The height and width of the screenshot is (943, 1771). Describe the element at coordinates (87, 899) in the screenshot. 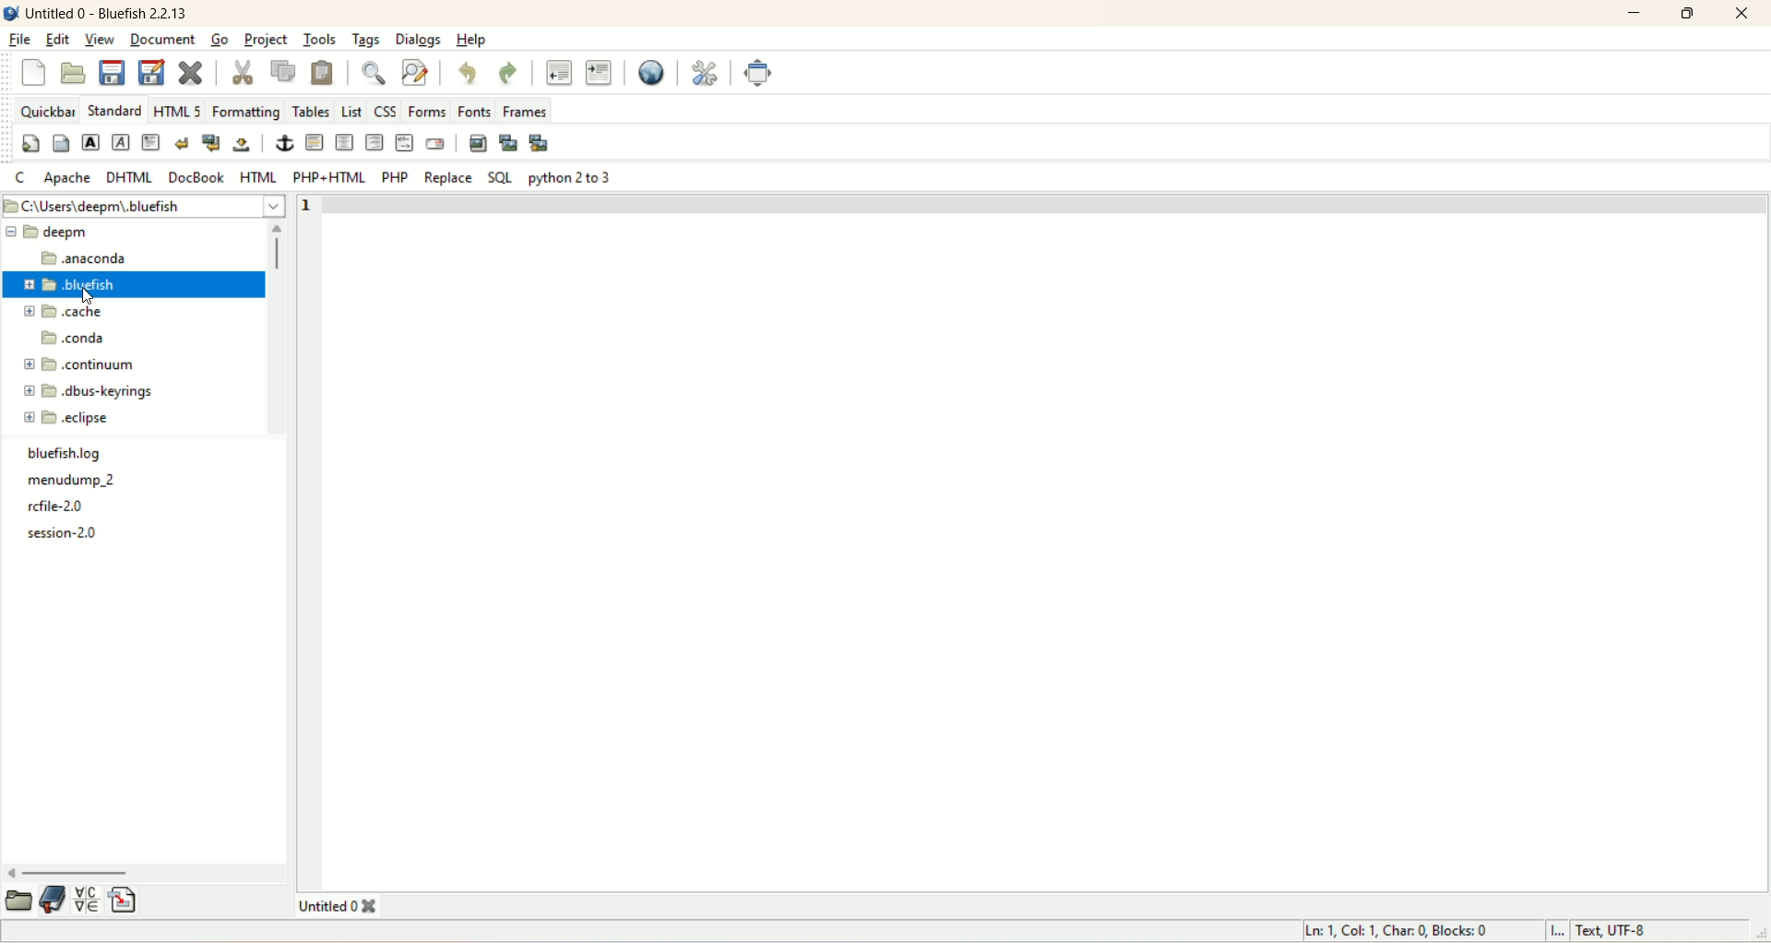

I see `insert special character` at that location.